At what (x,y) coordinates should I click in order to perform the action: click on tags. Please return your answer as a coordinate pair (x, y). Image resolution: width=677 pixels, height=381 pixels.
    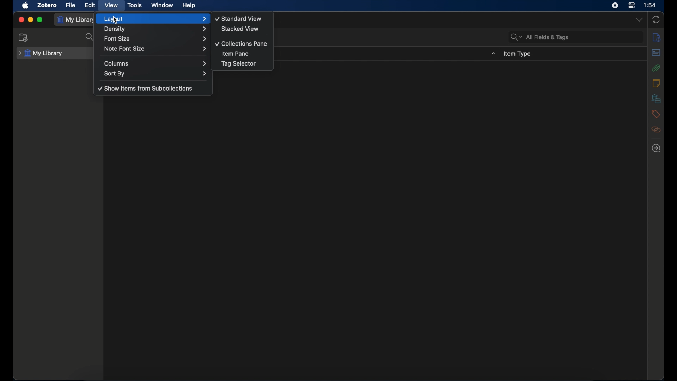
    Looking at the image, I should click on (656, 114).